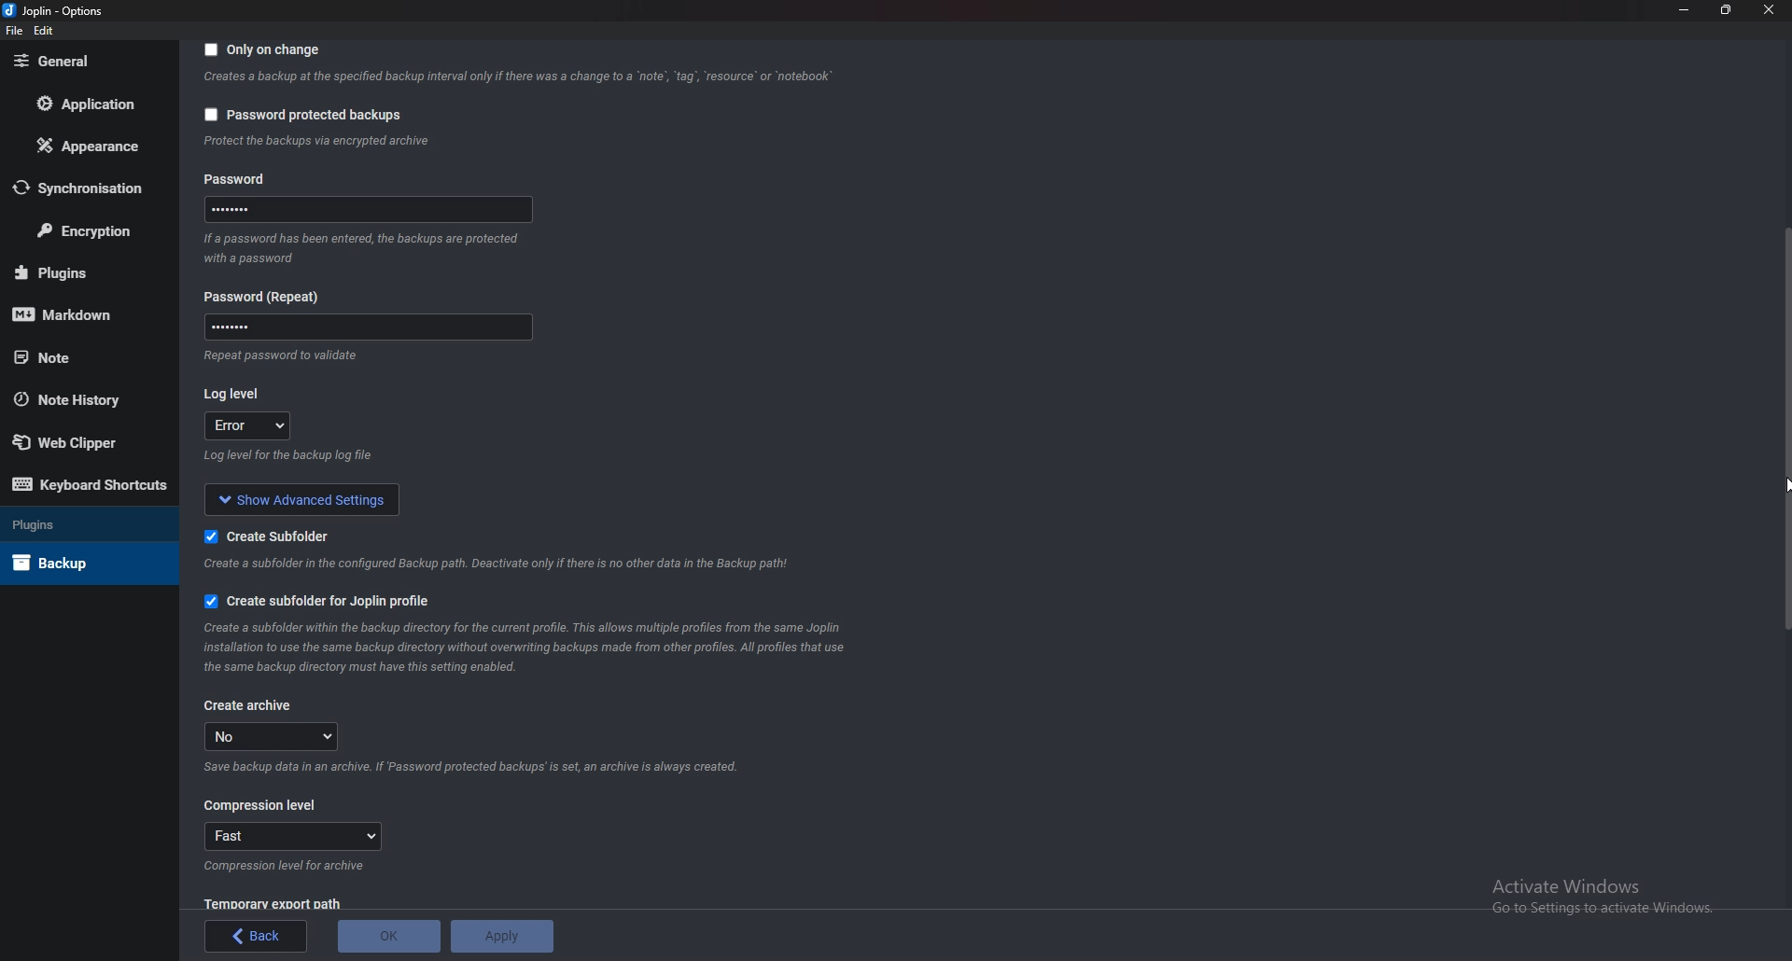 The width and height of the screenshot is (1792, 961). What do you see at coordinates (517, 79) in the screenshot?
I see `Info` at bounding box center [517, 79].